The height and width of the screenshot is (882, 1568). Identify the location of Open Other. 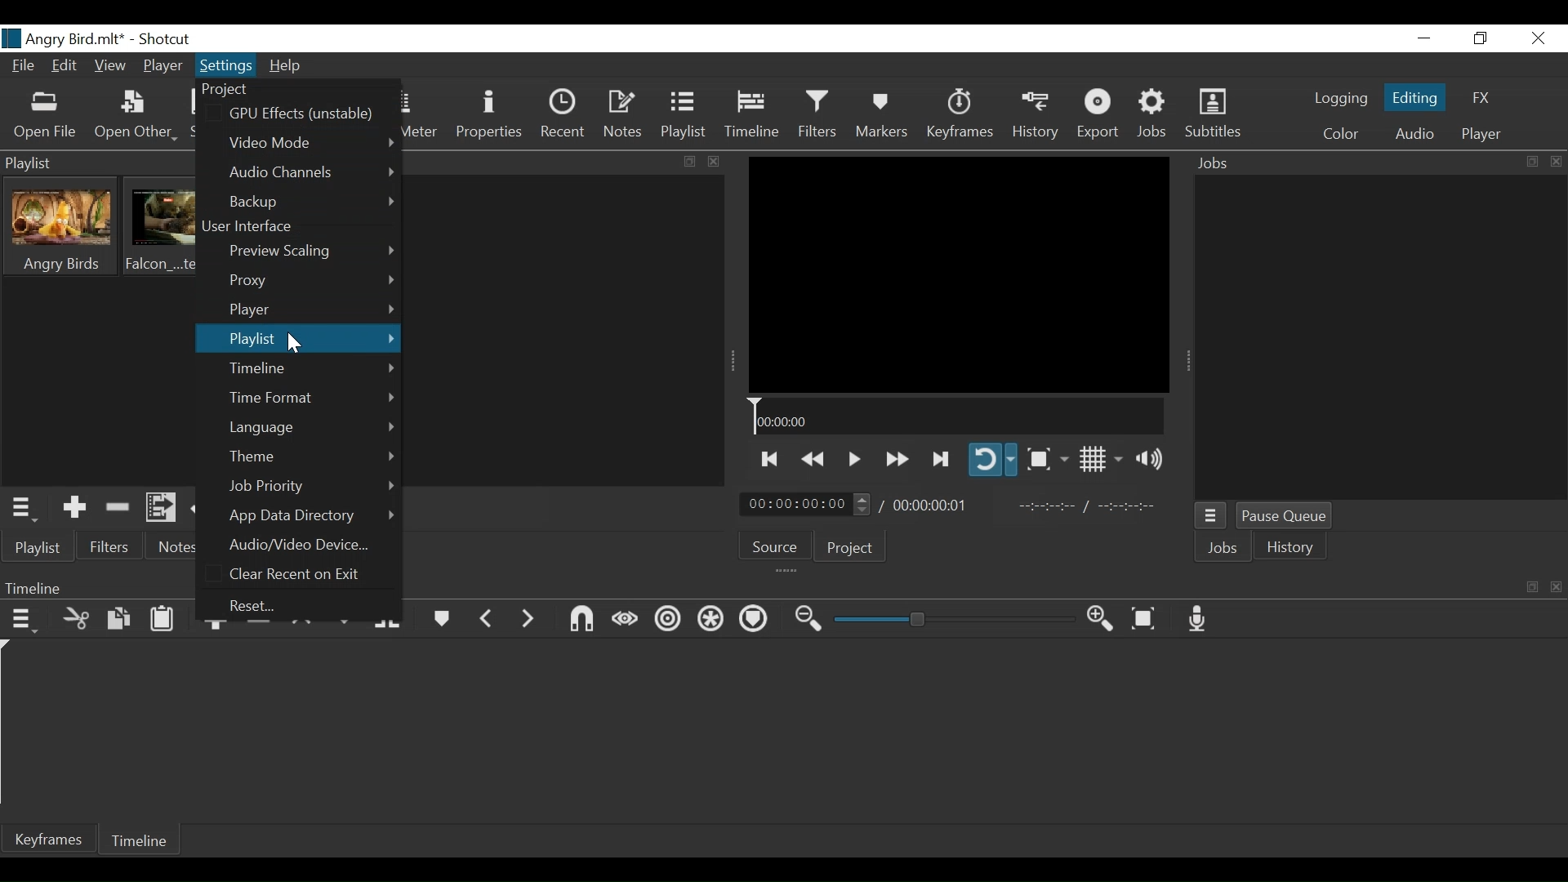
(138, 117).